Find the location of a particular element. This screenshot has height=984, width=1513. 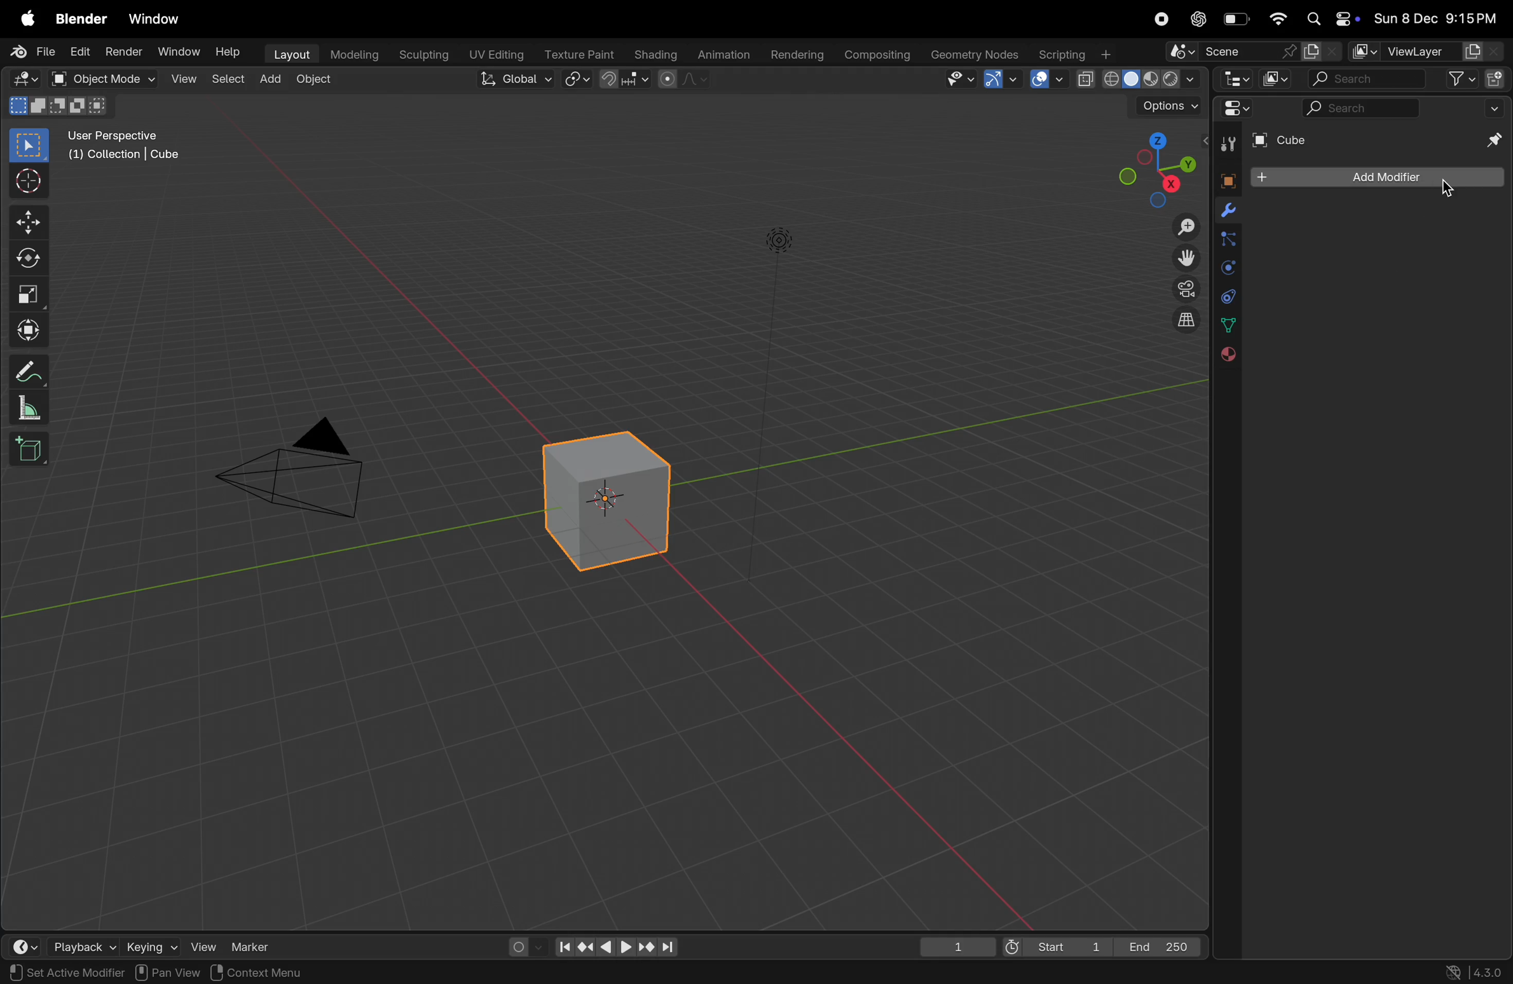

material is located at coordinates (1226, 355).